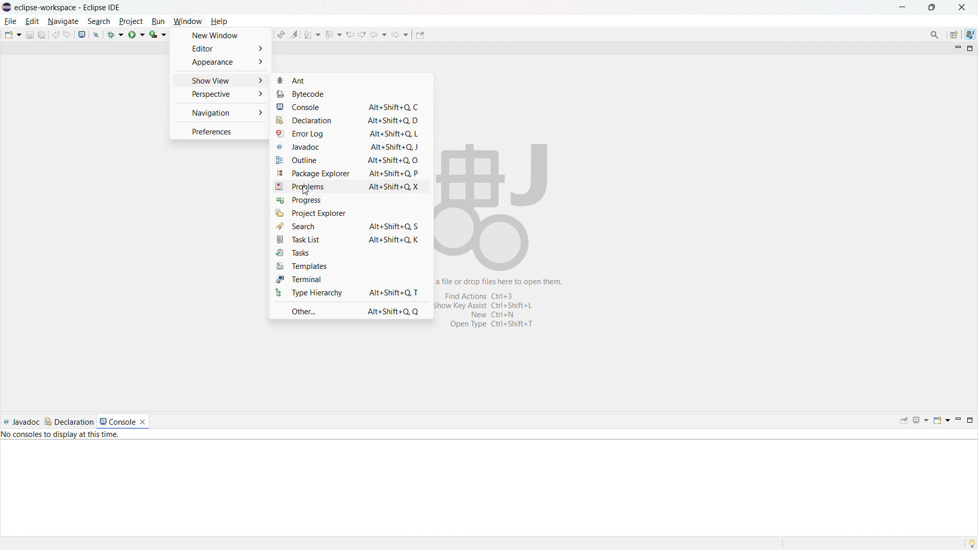 The width and height of the screenshot is (978, 550). I want to click on run, so click(158, 21).